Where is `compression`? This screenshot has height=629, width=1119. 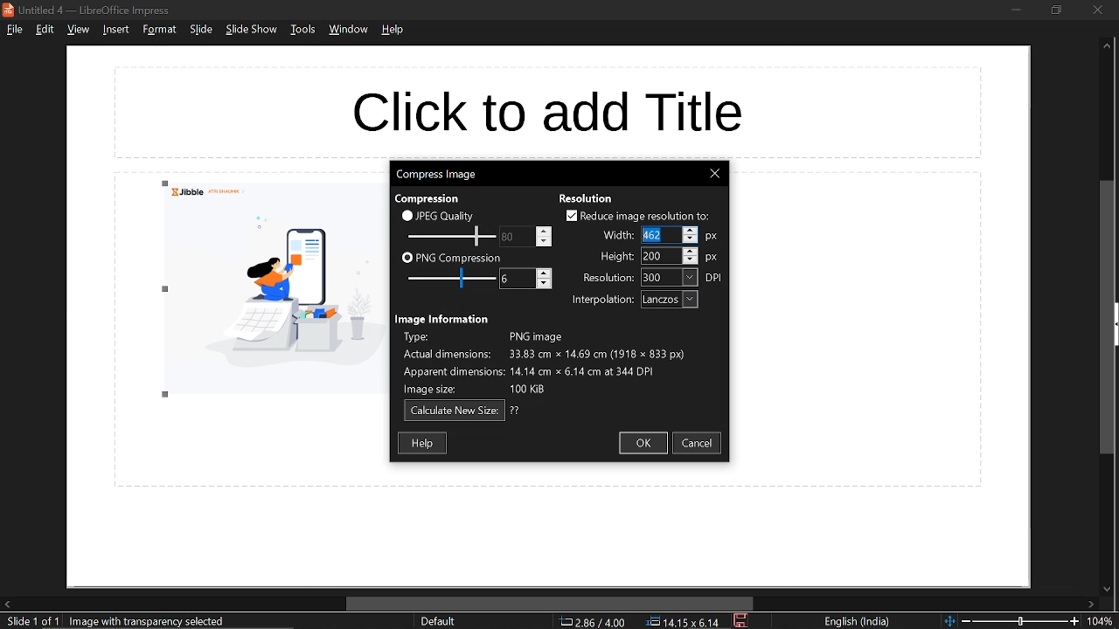 compression is located at coordinates (426, 199).